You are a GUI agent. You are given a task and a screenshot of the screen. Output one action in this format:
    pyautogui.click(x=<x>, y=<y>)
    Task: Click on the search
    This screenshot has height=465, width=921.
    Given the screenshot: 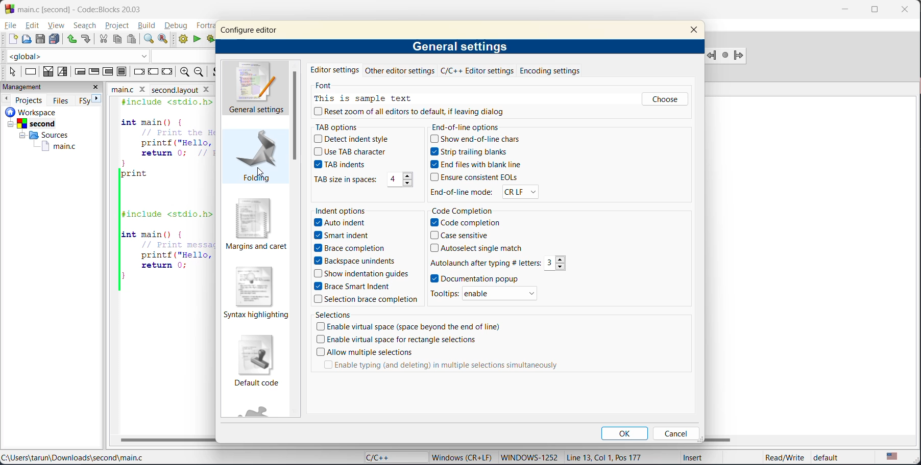 What is the action you would take?
    pyautogui.click(x=85, y=27)
    